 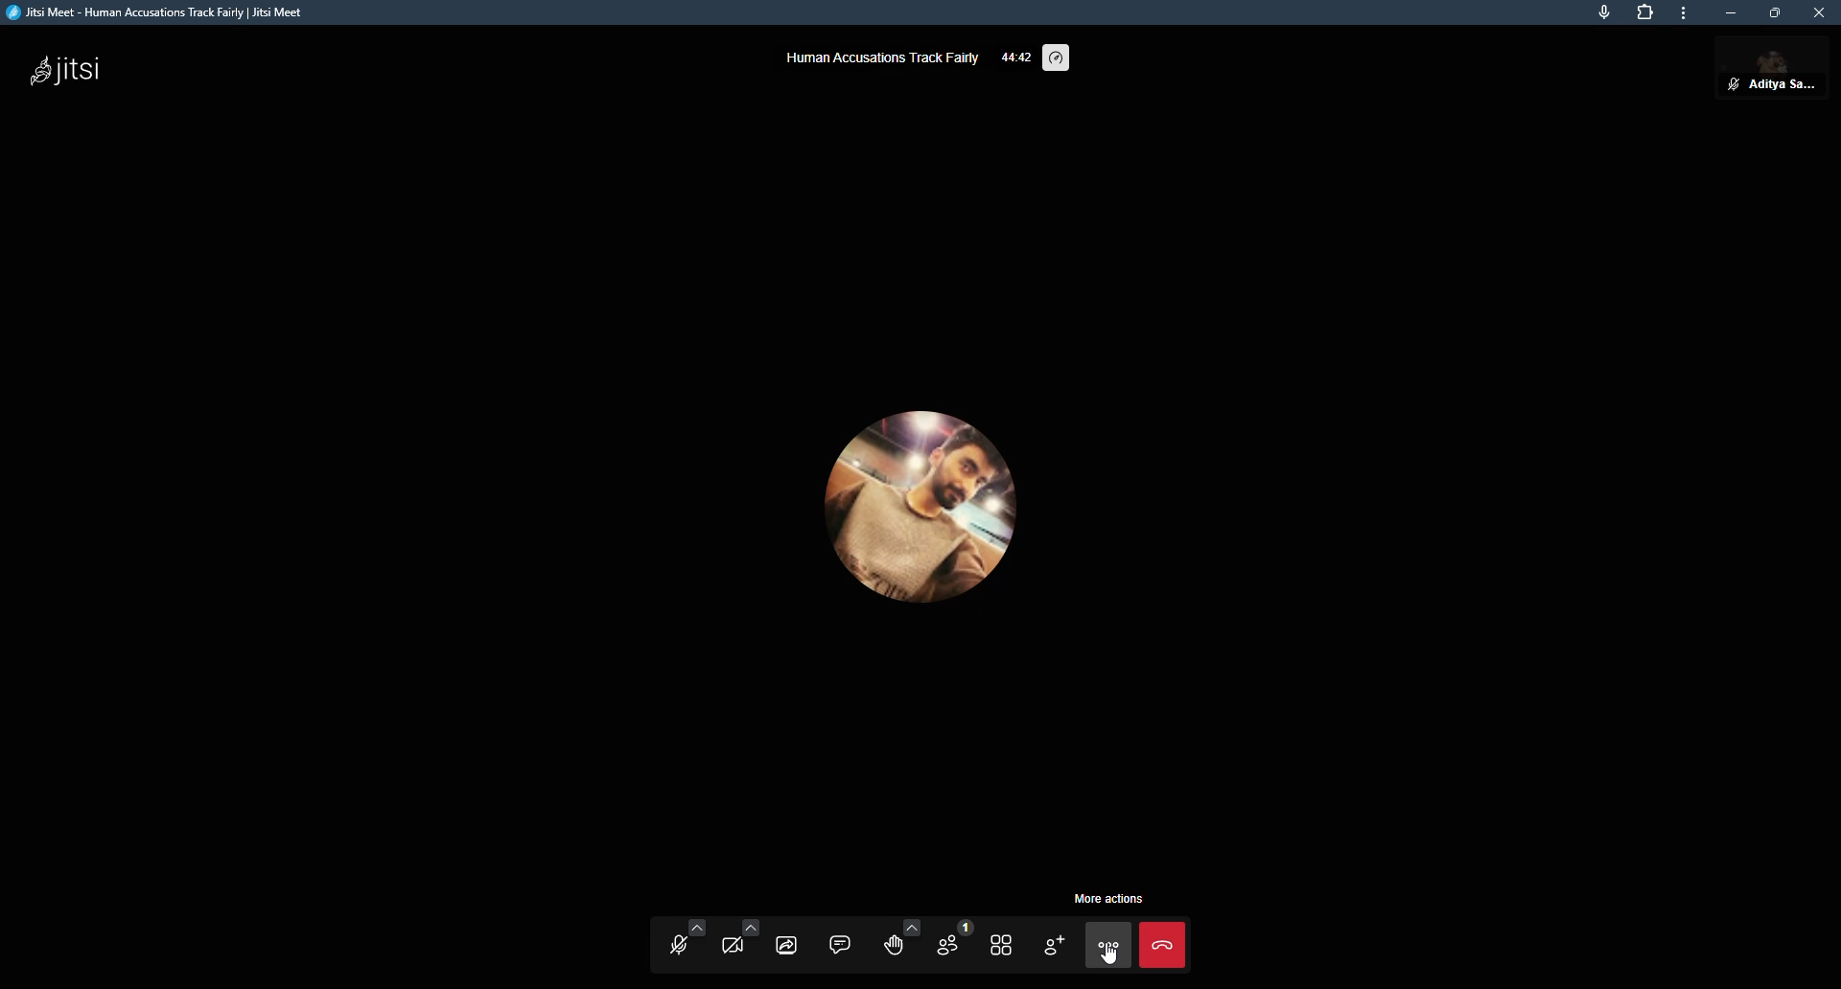 What do you see at coordinates (881, 56) in the screenshot?
I see `human accusations track fairly` at bounding box center [881, 56].